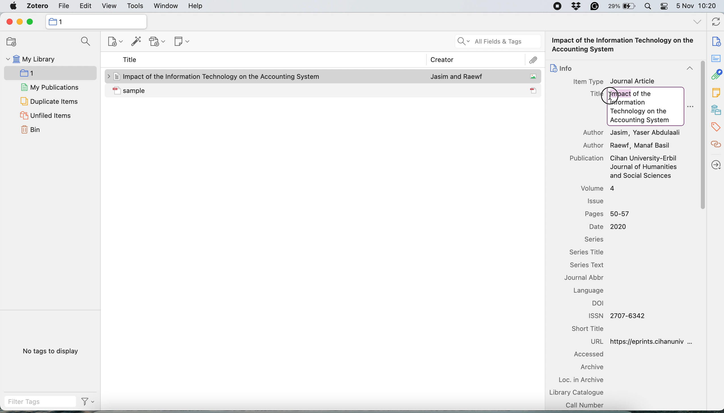 This screenshot has width=724, height=413. I want to click on title, so click(130, 61).